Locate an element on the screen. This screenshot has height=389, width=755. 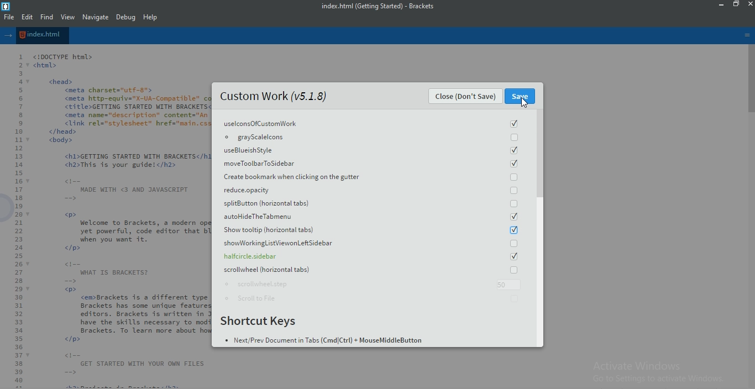
edit is located at coordinates (27, 17).